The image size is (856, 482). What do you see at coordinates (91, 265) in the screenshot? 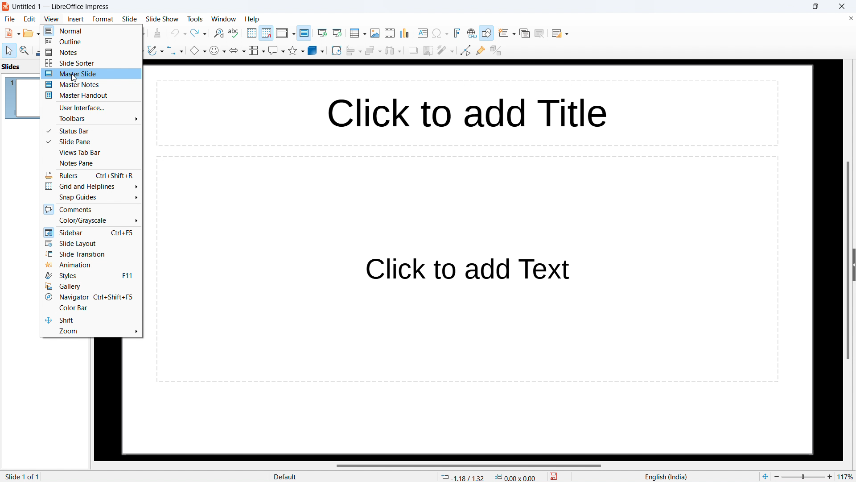
I see `animation` at bounding box center [91, 265].